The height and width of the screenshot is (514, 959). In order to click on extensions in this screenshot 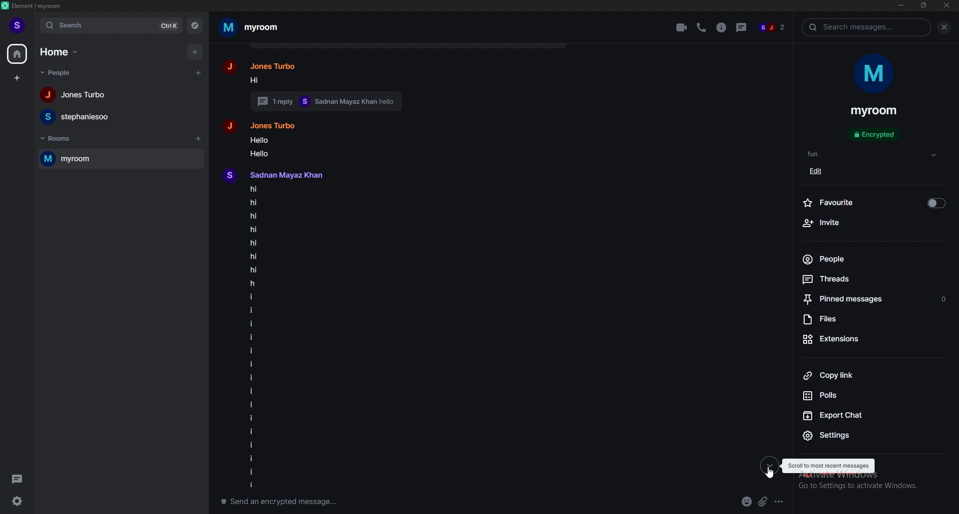, I will do `click(859, 340)`.